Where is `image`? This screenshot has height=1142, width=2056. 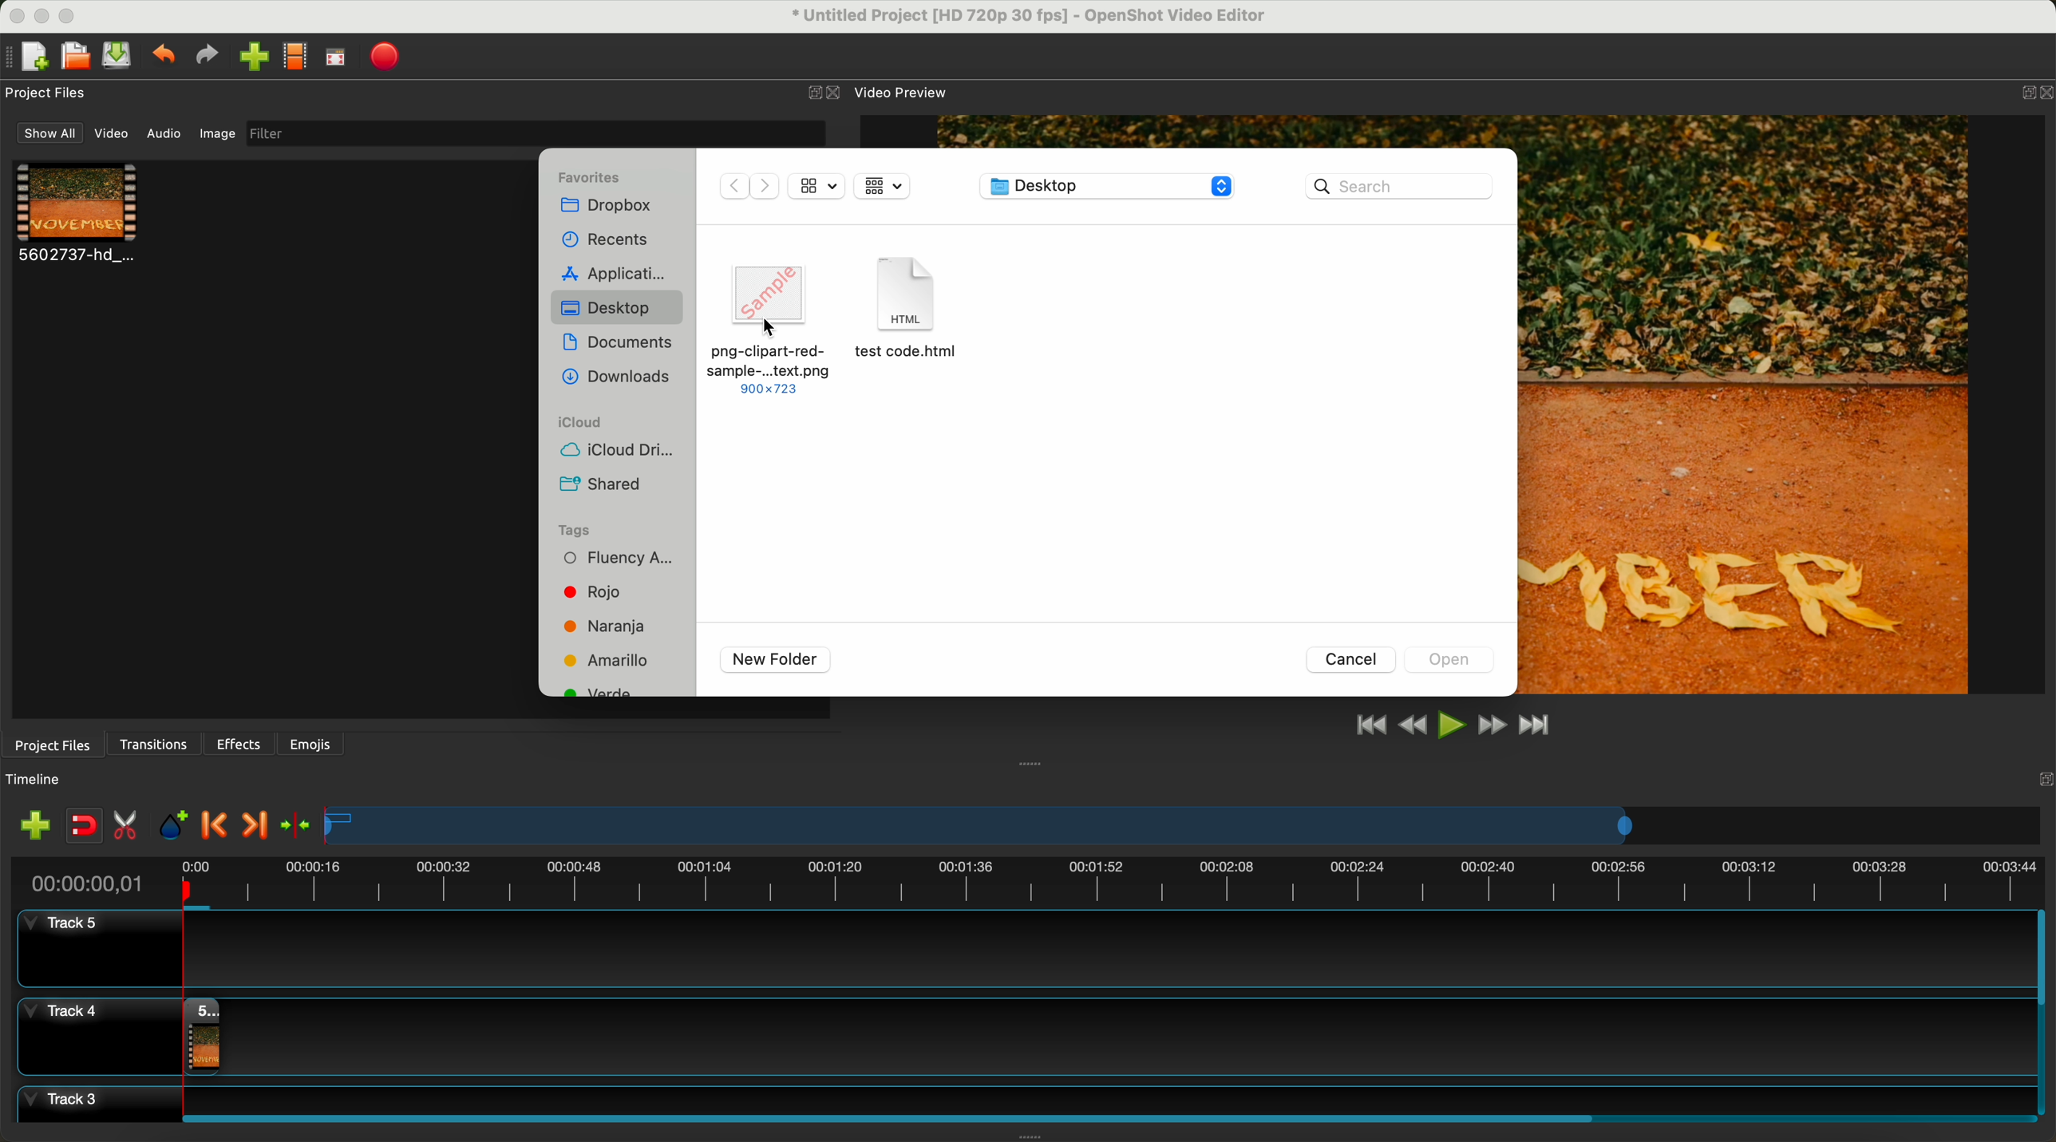
image is located at coordinates (215, 136).